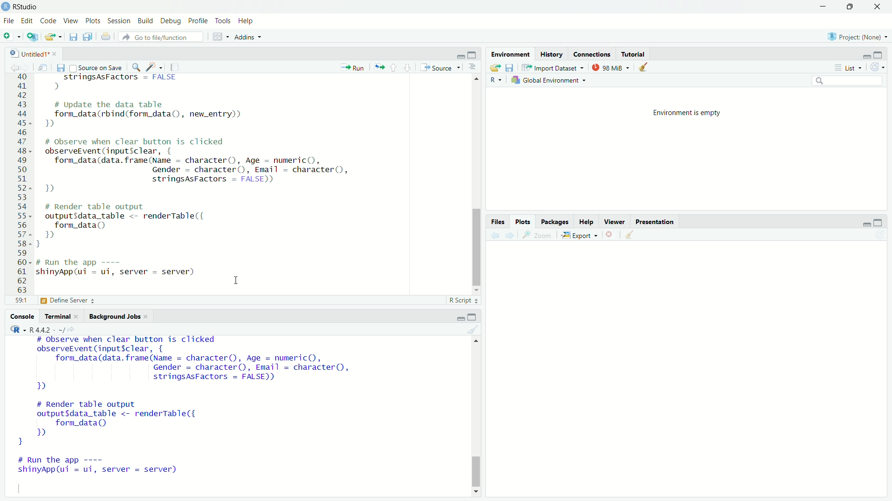 The width and height of the screenshot is (892, 501). Describe the element at coordinates (135, 66) in the screenshot. I see `find/replace` at that location.